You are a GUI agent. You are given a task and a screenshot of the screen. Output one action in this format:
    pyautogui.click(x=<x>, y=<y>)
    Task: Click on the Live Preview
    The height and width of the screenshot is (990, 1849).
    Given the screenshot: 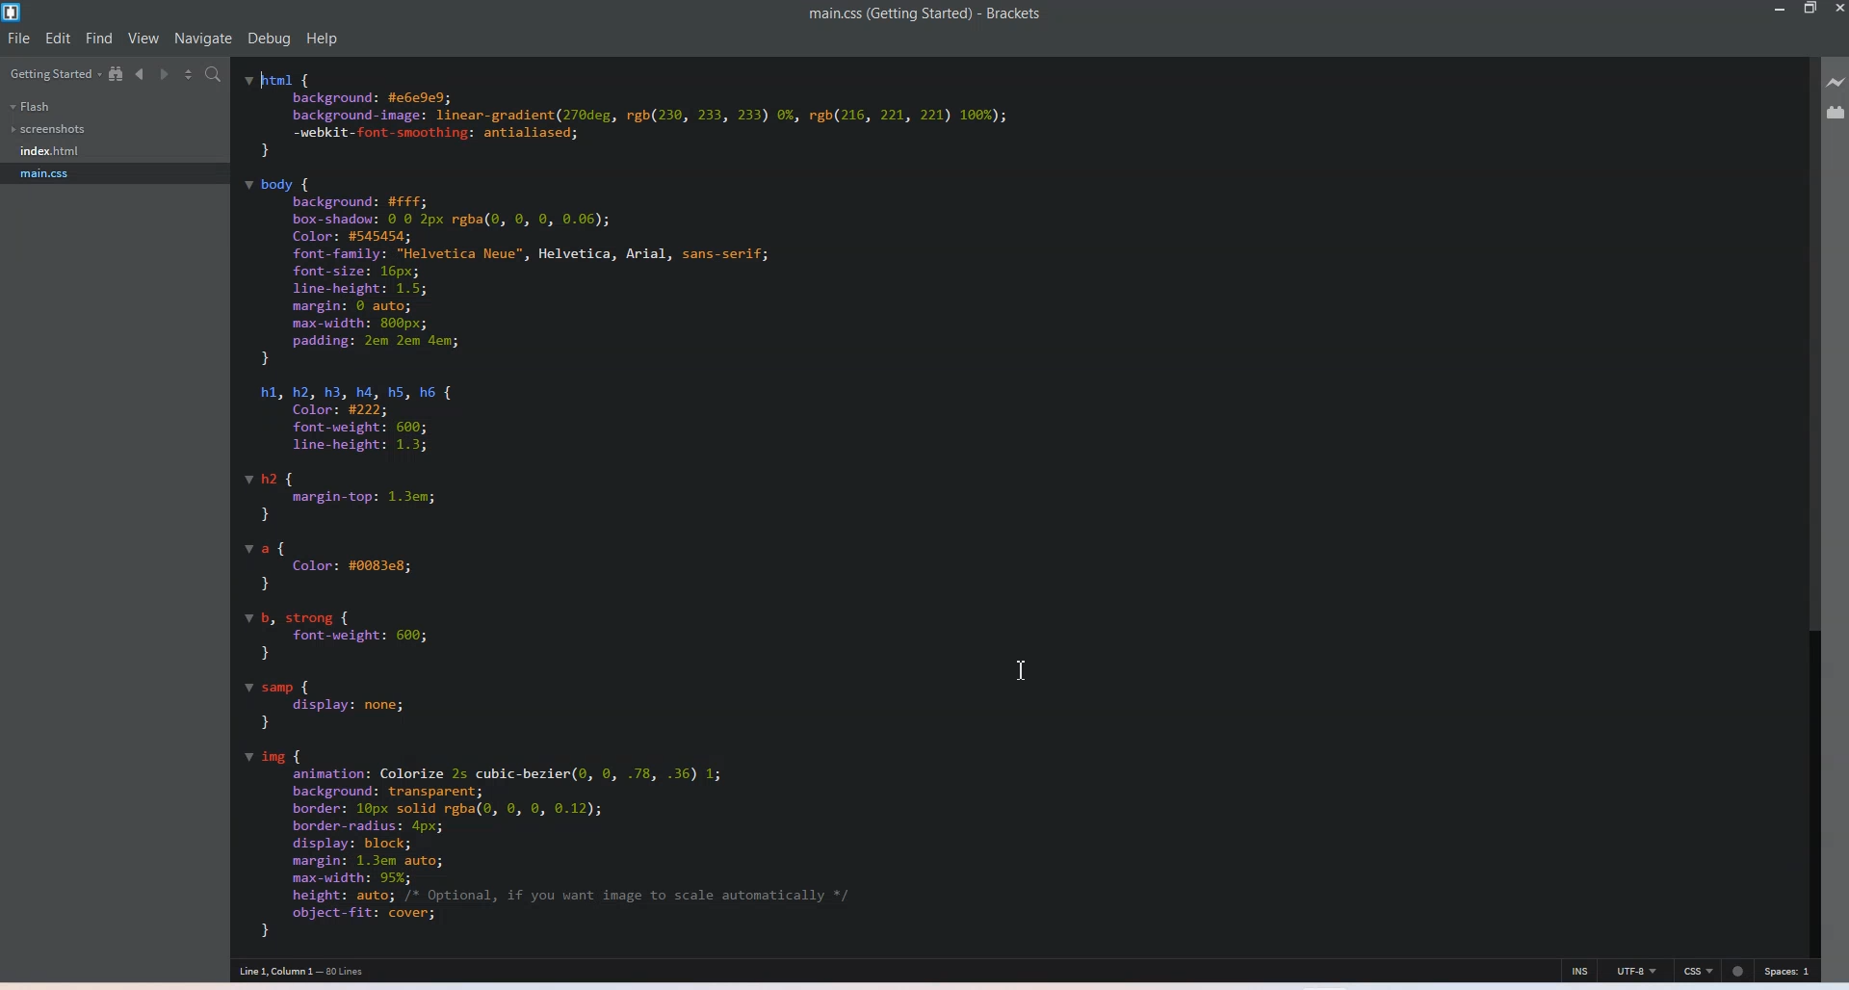 What is the action you would take?
    pyautogui.click(x=1837, y=83)
    